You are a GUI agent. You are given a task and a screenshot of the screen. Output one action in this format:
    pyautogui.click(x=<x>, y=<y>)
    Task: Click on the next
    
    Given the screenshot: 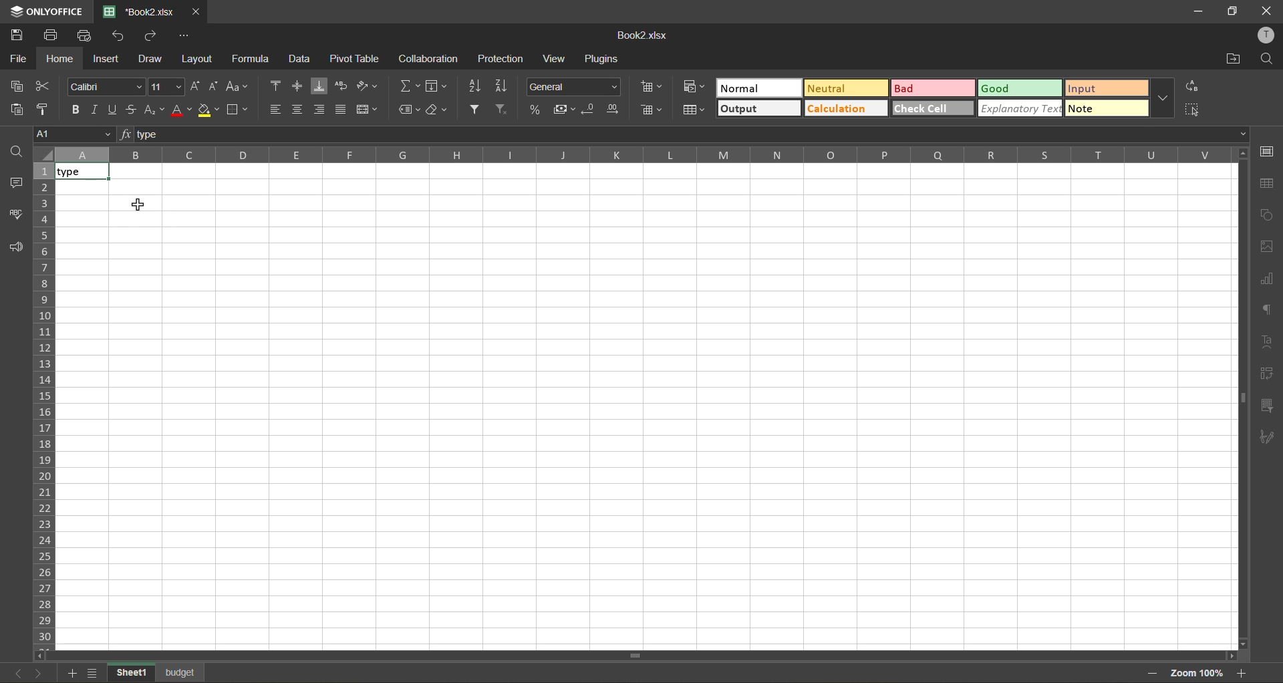 What is the action you would take?
    pyautogui.click(x=43, y=673)
    